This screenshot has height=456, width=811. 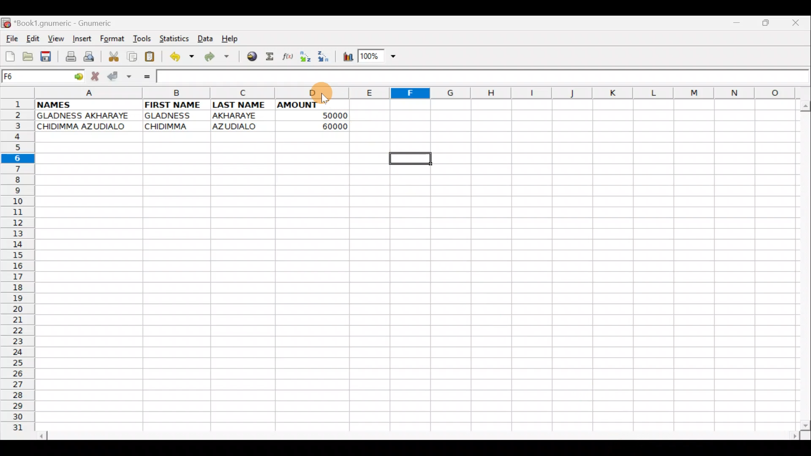 I want to click on Print preview, so click(x=90, y=56).